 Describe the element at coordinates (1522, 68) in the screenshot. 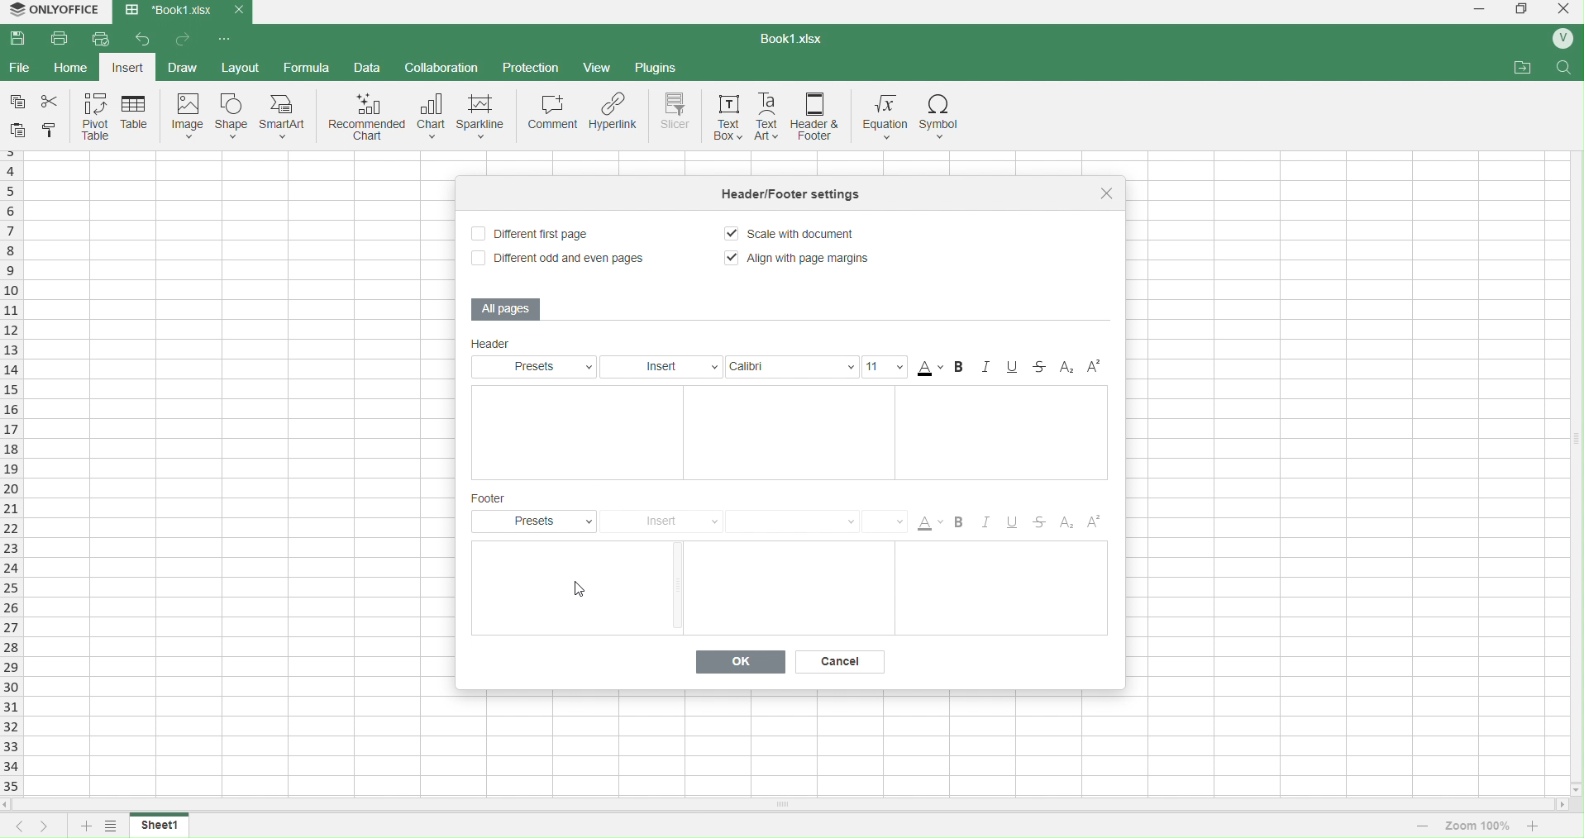

I see `attachments` at that location.